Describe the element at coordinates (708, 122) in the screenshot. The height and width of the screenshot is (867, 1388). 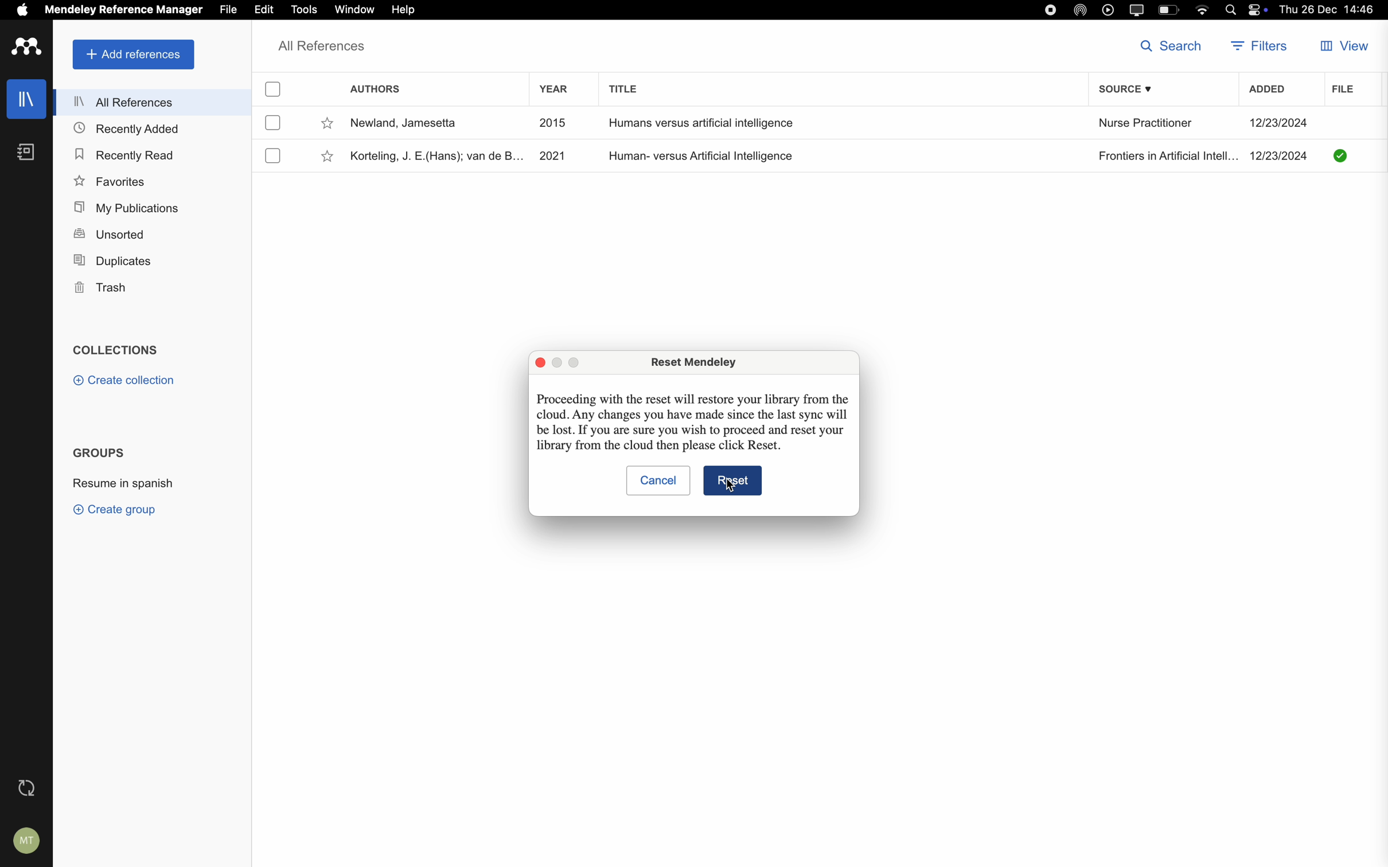
I see `Humans versus artificial intelligence` at that location.